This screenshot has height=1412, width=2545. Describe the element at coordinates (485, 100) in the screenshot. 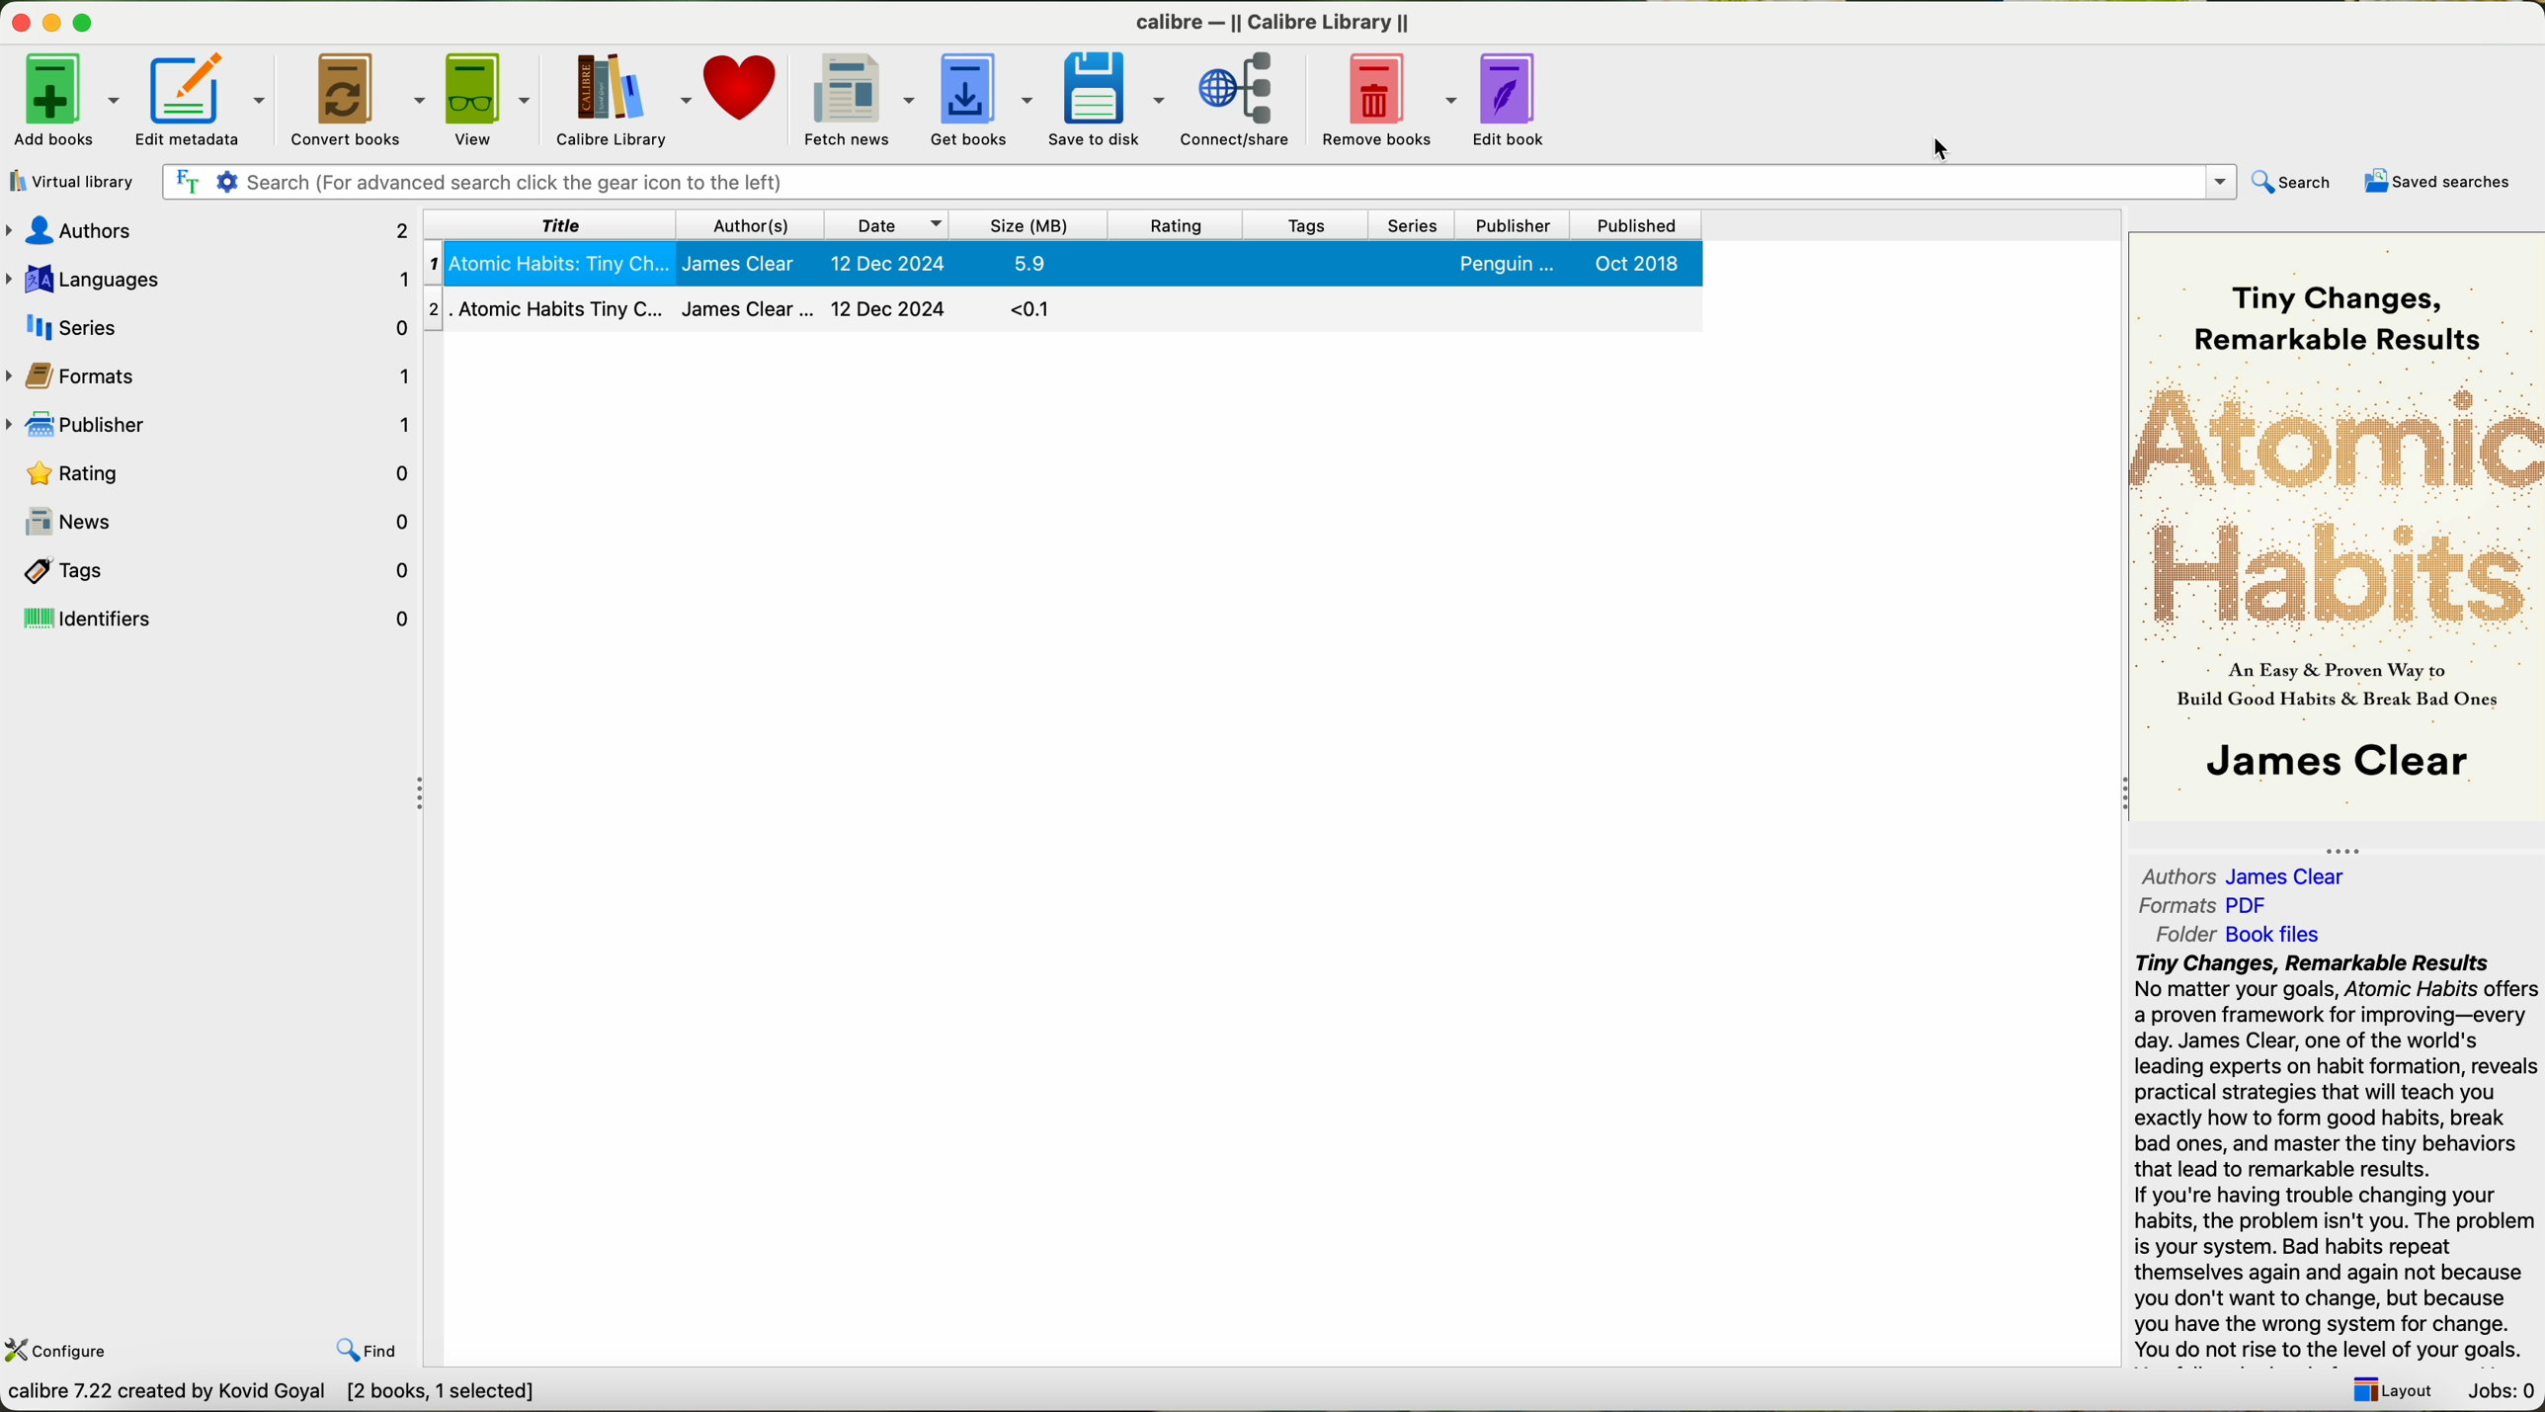

I see `view` at that location.